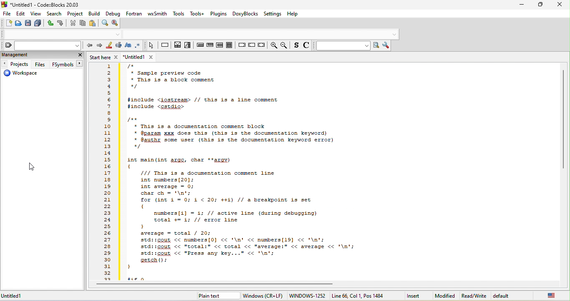 This screenshot has width=570, height=301. I want to click on highlight, so click(109, 46).